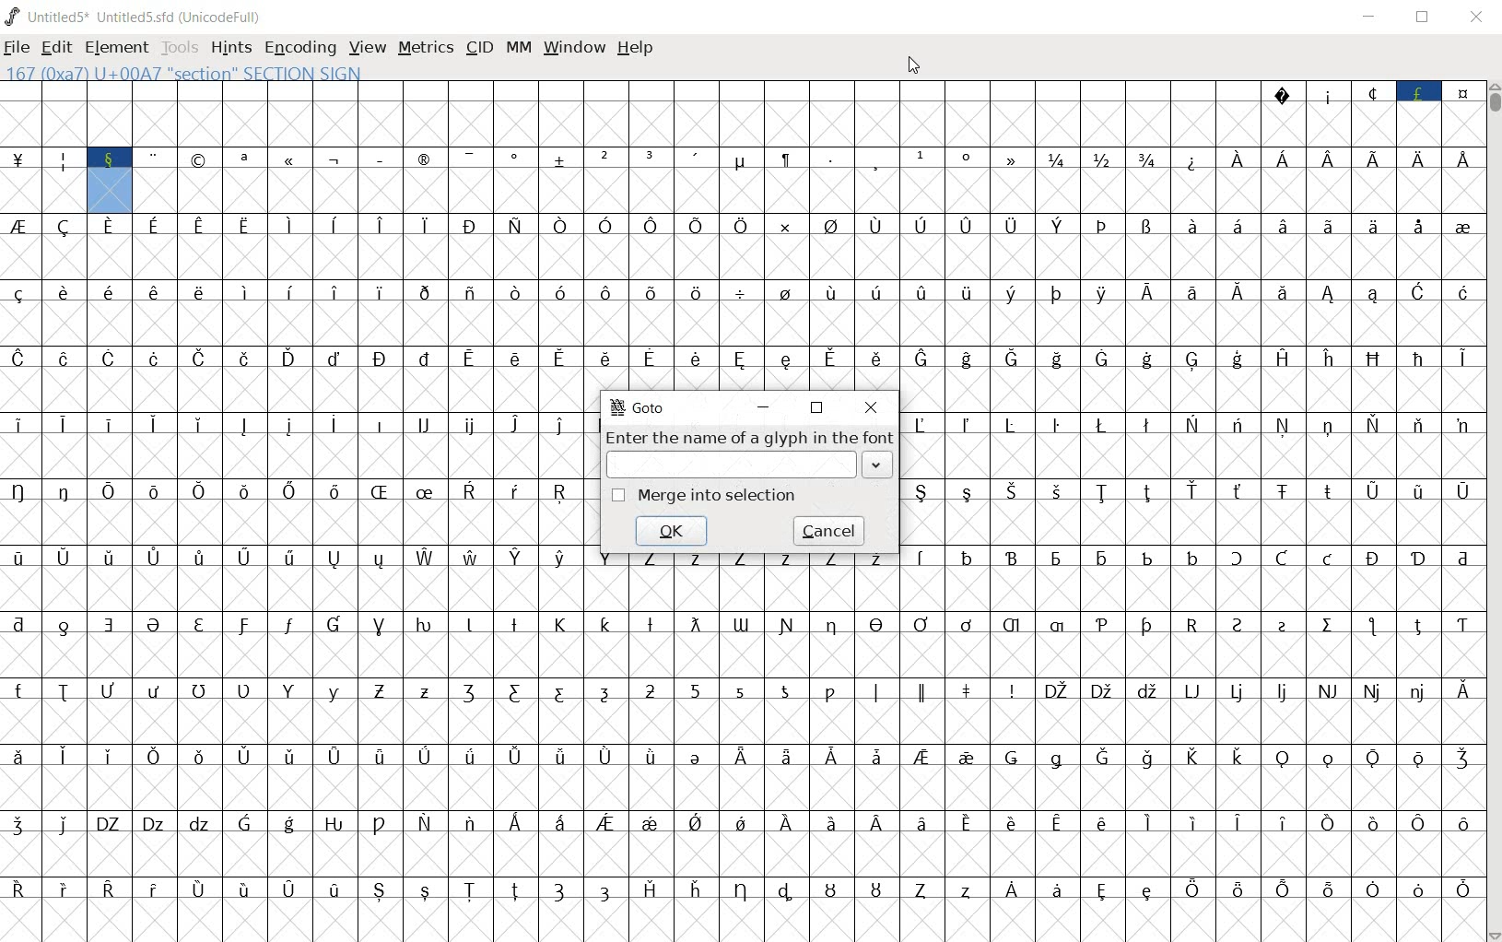 The image size is (1502, 942). I want to click on ok, so click(672, 530).